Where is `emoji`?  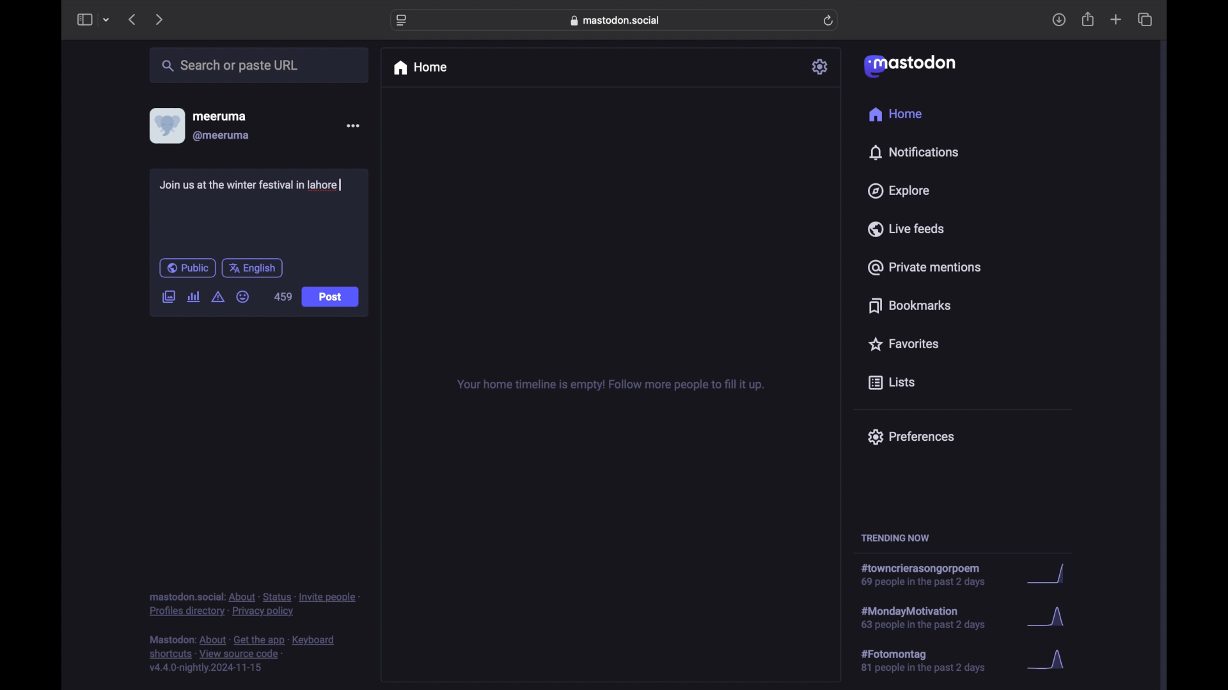
emoji is located at coordinates (243, 297).